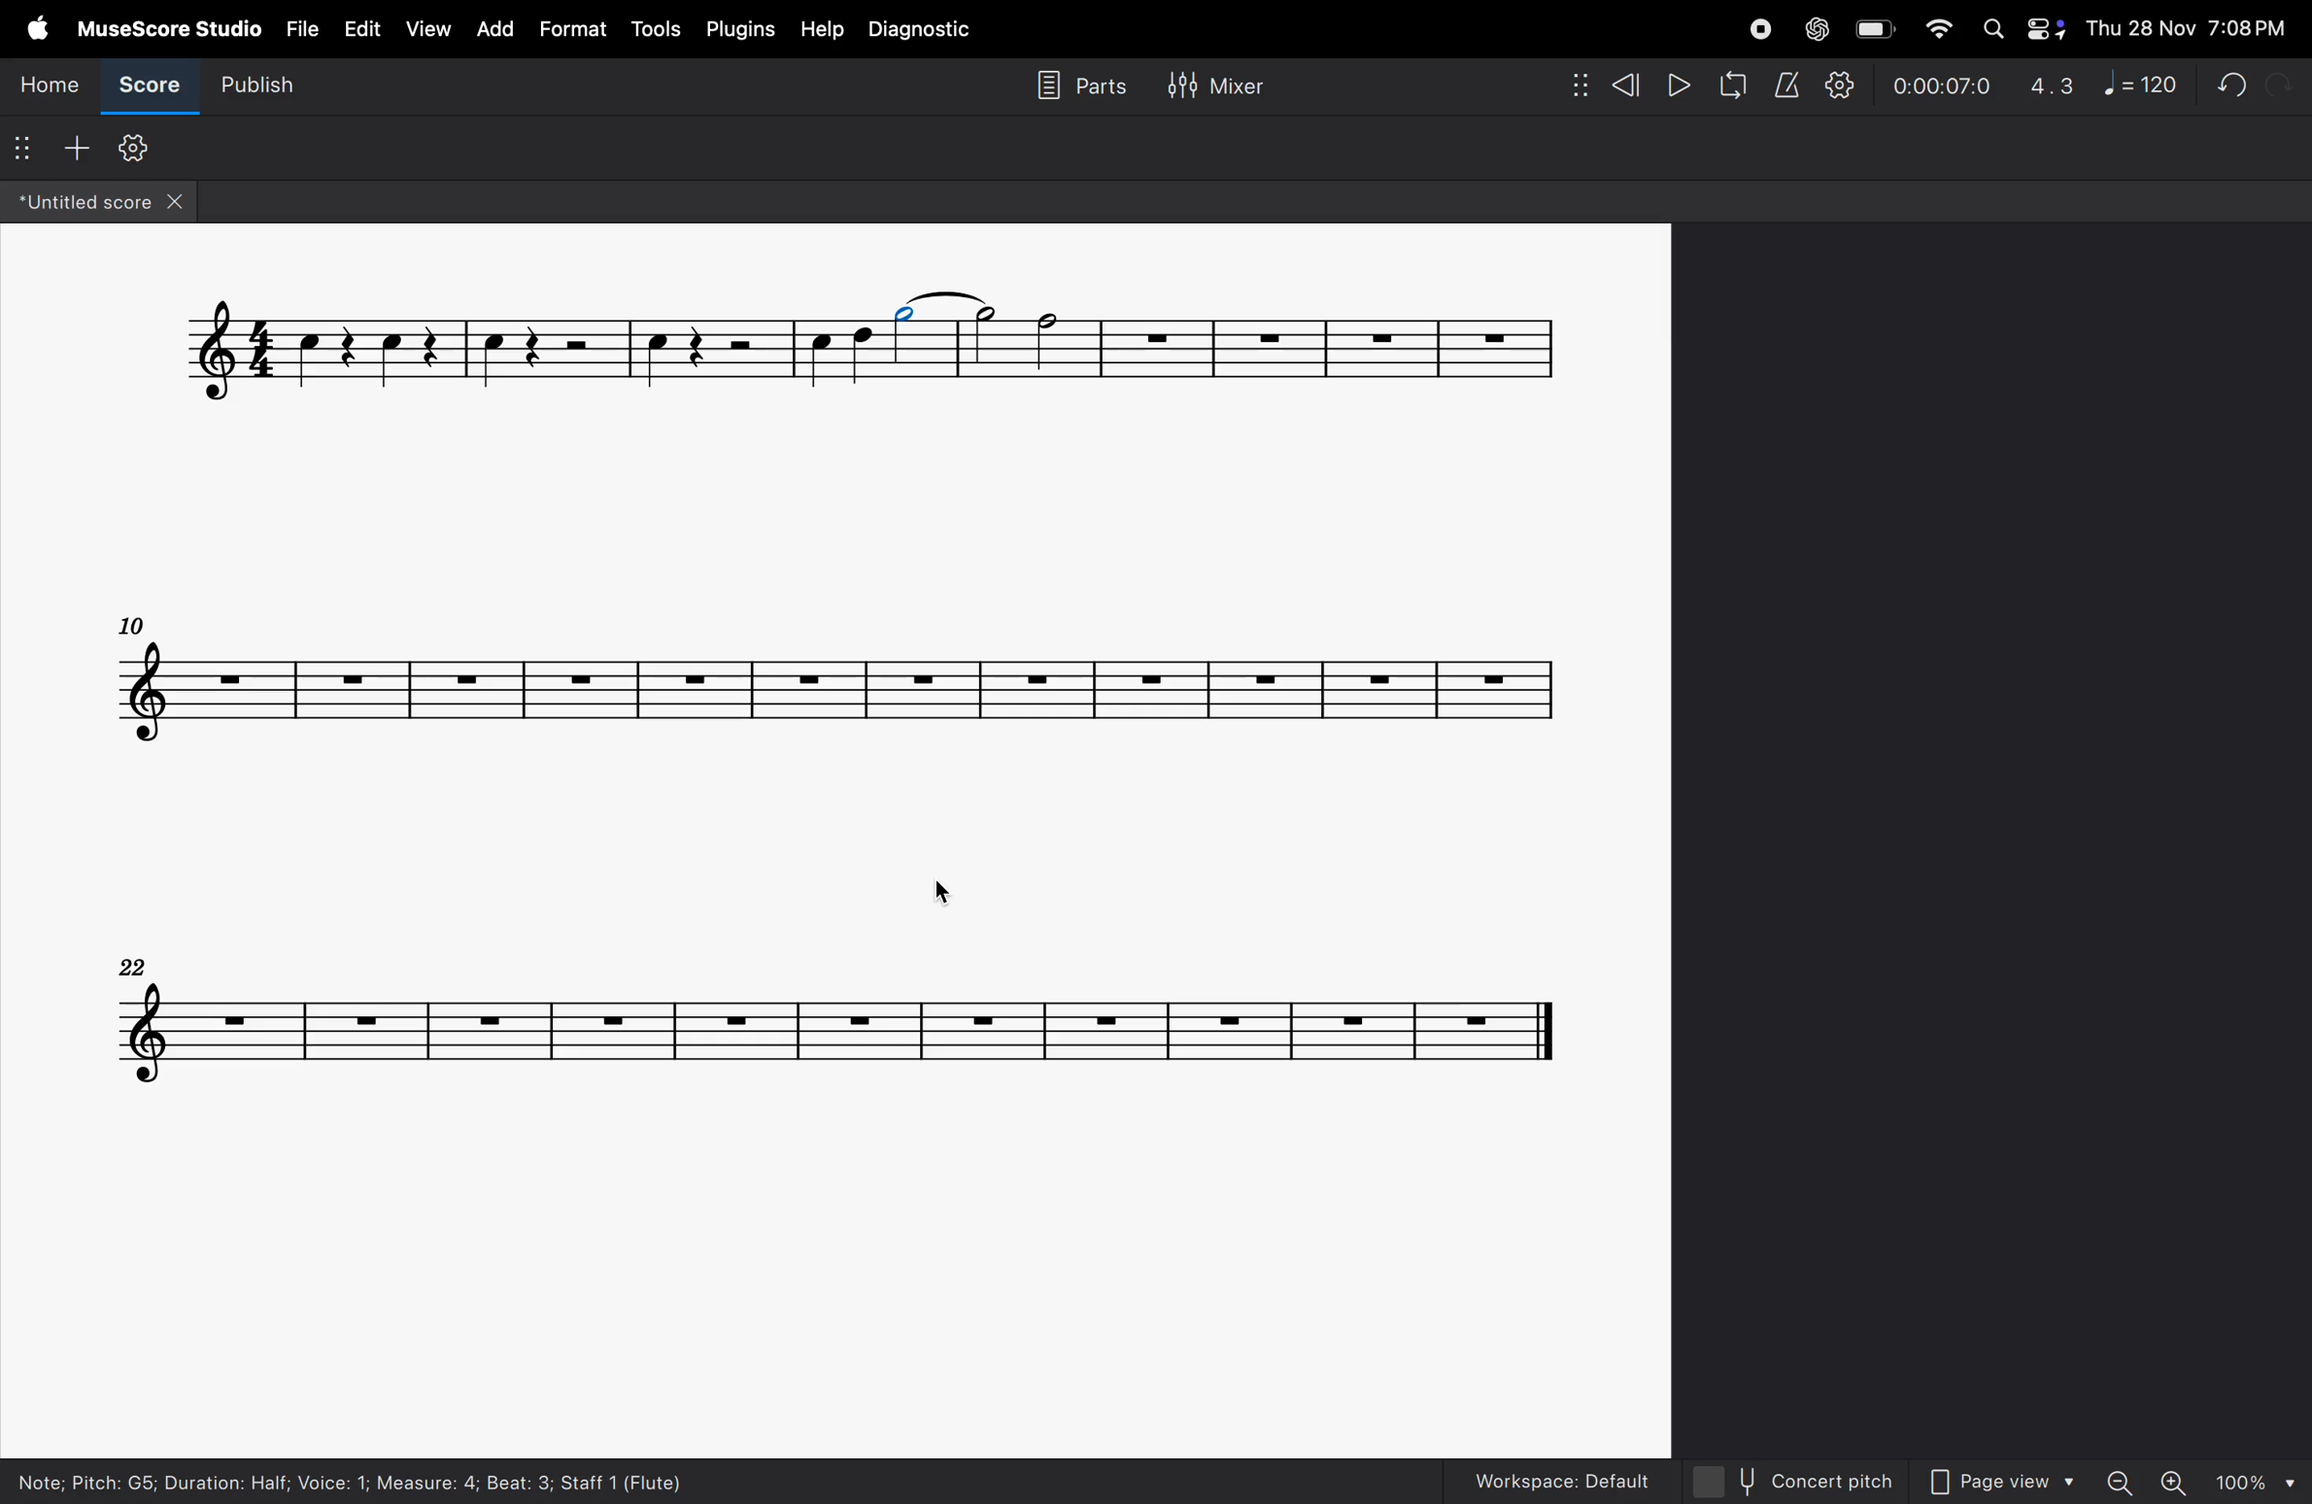 The height and width of the screenshot is (1504, 2312). What do you see at coordinates (1941, 82) in the screenshot?
I see `0.00.07.0` at bounding box center [1941, 82].